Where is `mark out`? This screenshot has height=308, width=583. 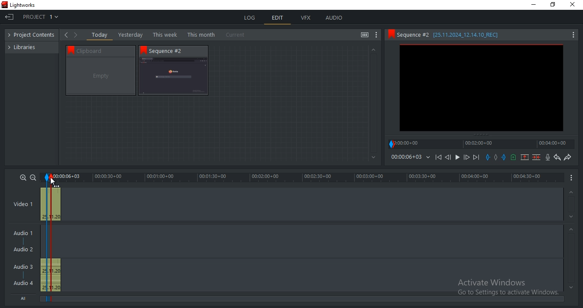 mark out is located at coordinates (504, 157).